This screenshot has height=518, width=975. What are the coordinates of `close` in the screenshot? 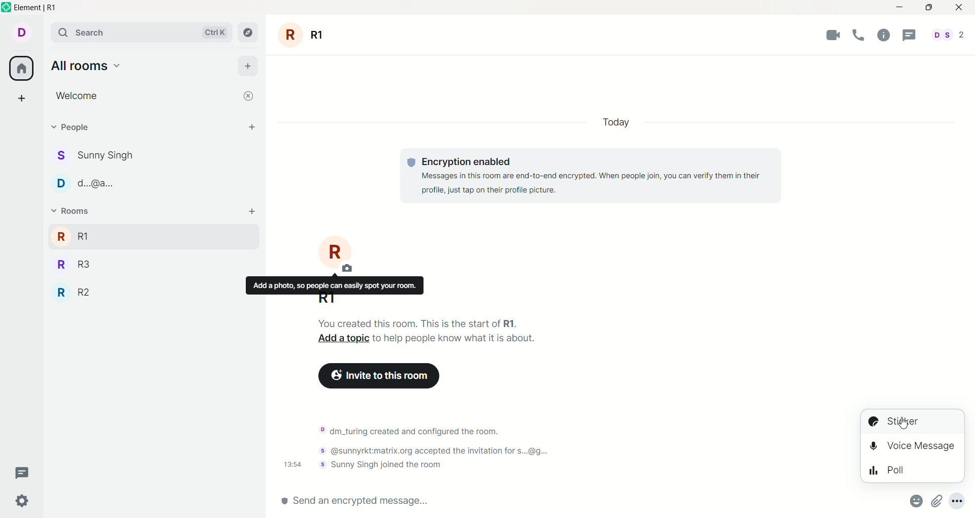 It's located at (248, 96).